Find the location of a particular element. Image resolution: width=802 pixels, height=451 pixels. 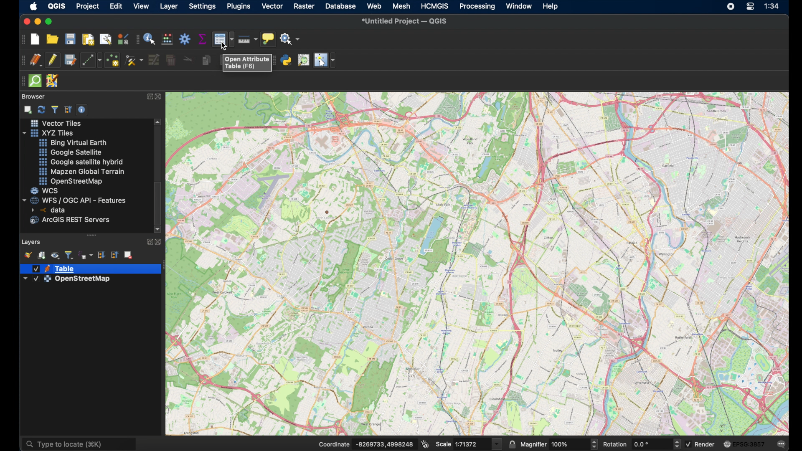

center is located at coordinates (752, 6).